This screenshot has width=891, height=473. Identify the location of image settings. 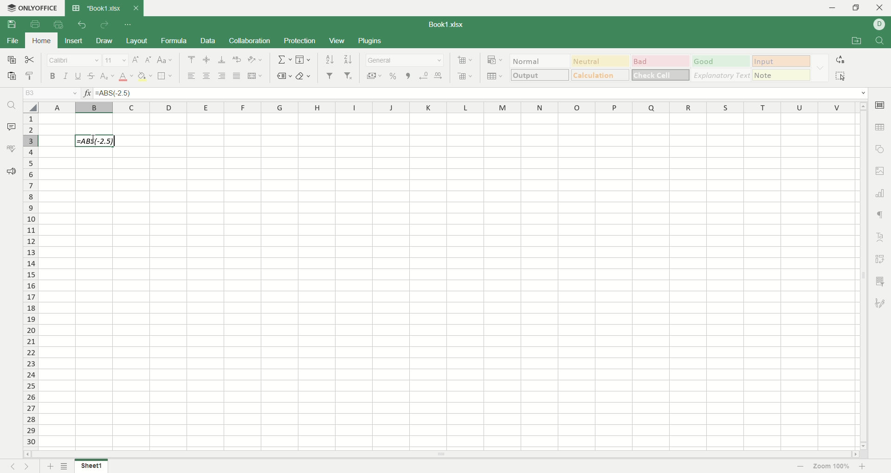
(881, 171).